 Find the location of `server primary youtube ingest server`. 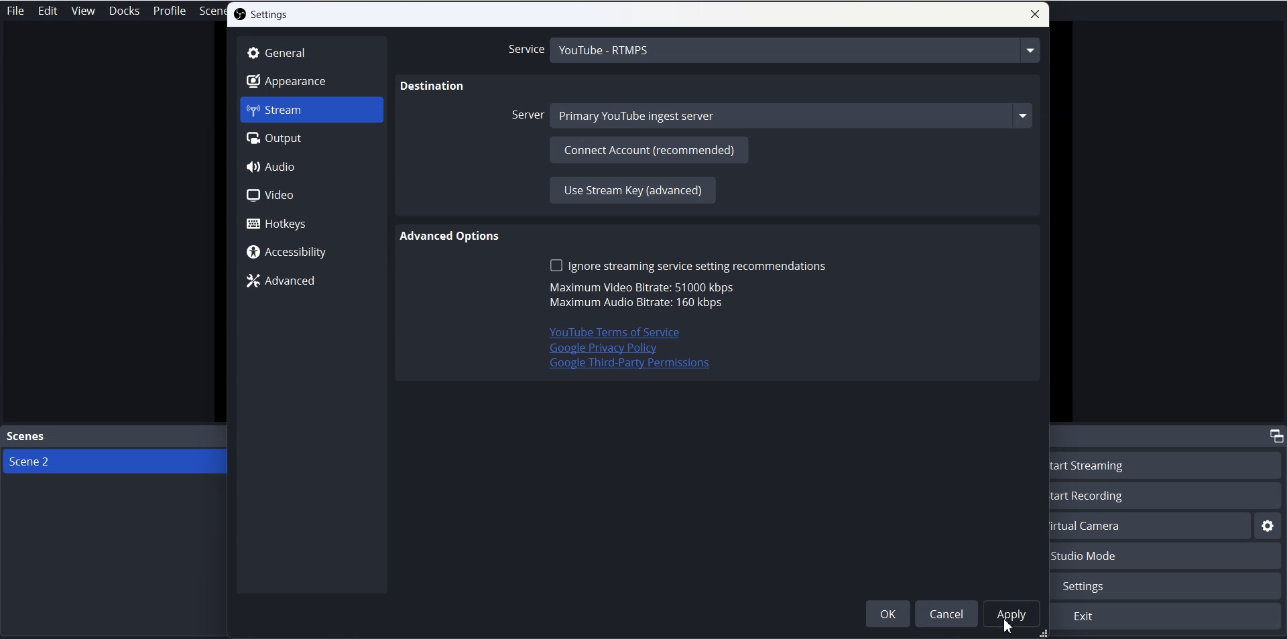

server primary youtube ingest server is located at coordinates (773, 116).